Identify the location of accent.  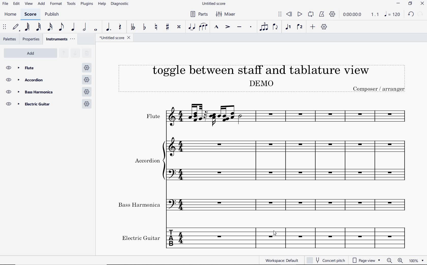
(228, 27).